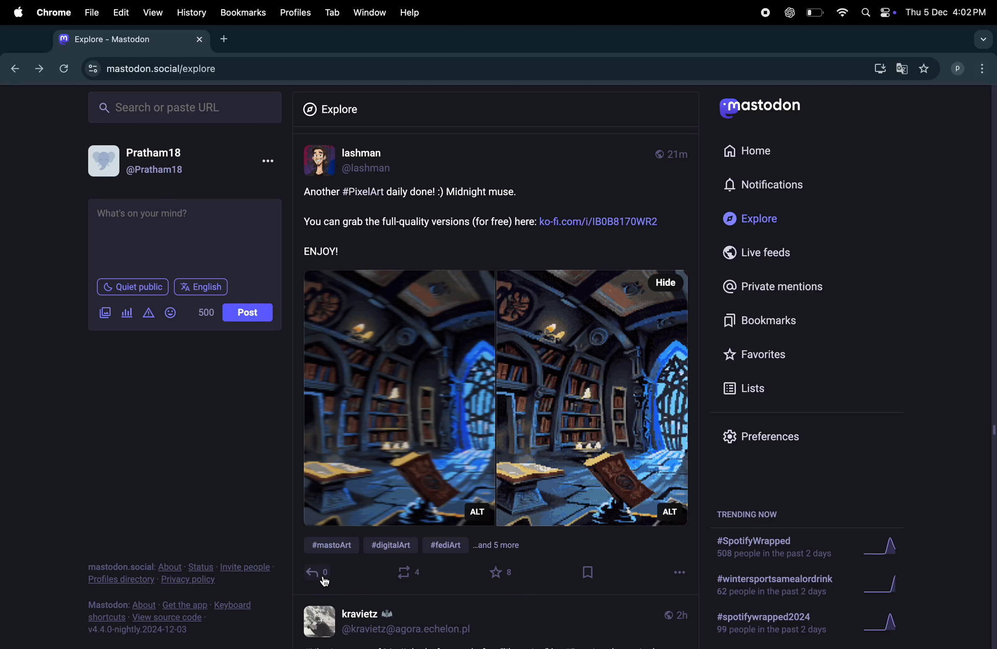 This screenshot has width=997, height=649. What do you see at coordinates (760, 353) in the screenshot?
I see `favourites` at bounding box center [760, 353].